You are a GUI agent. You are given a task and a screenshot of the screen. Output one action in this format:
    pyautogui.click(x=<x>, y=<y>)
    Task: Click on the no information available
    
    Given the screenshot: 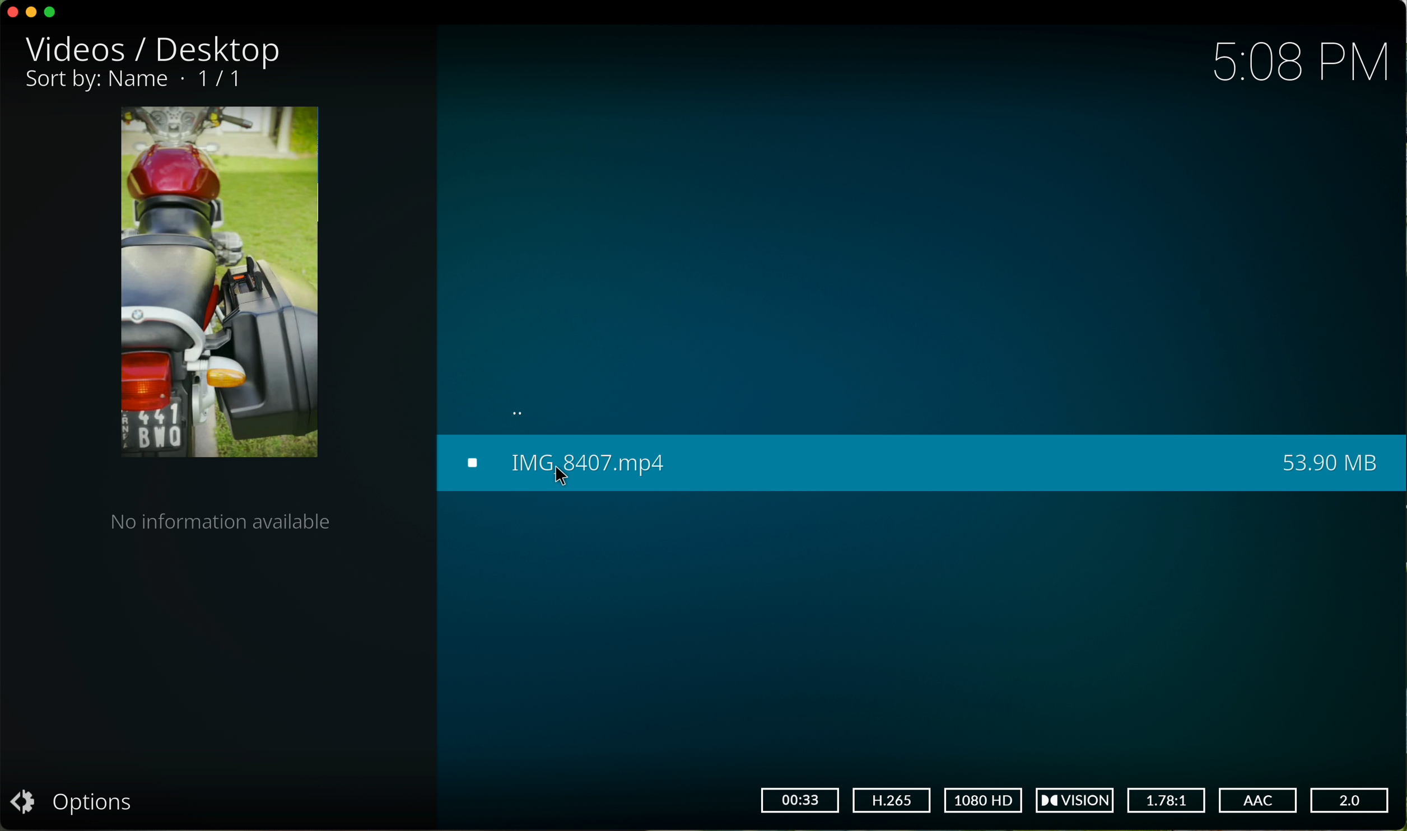 What is the action you would take?
    pyautogui.click(x=220, y=525)
    